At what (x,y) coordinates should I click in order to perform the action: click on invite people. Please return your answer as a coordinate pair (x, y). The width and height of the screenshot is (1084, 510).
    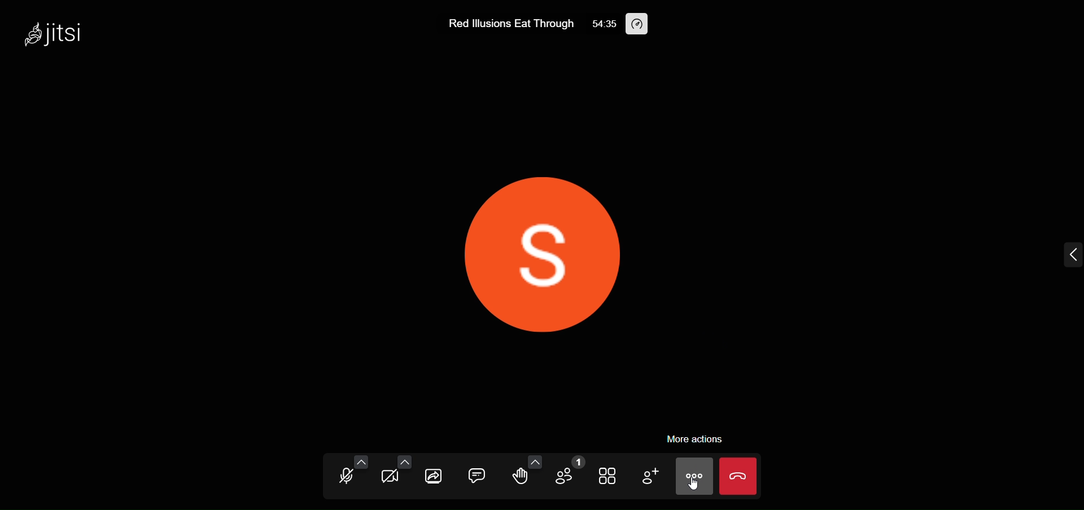
    Looking at the image, I should click on (650, 476).